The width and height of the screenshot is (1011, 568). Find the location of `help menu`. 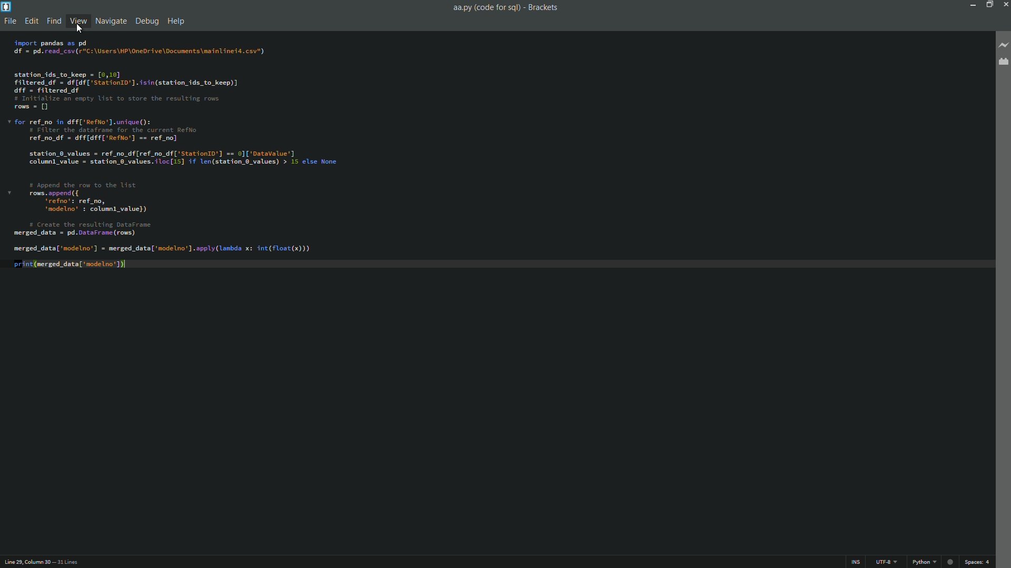

help menu is located at coordinates (176, 22).